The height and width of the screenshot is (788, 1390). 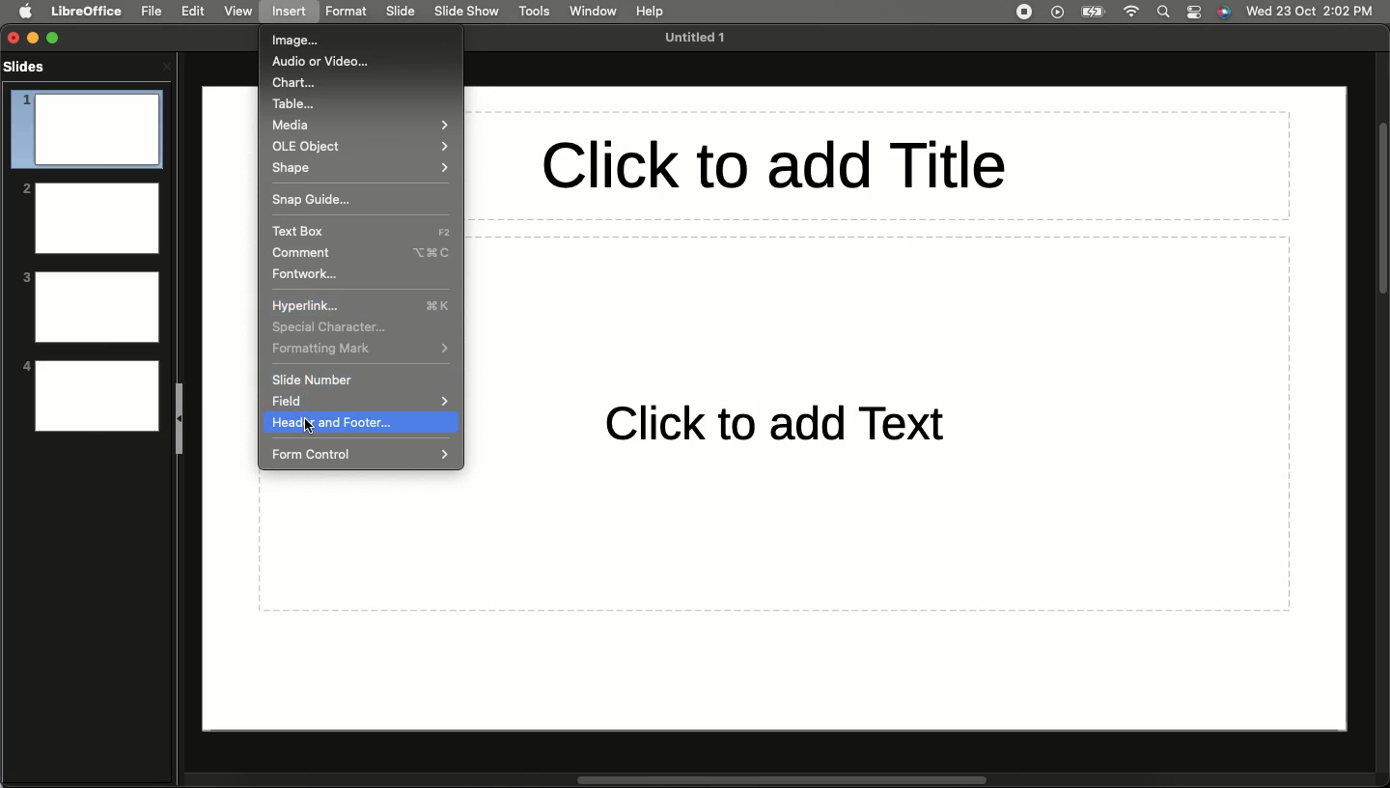 I want to click on 2, so click(x=89, y=216).